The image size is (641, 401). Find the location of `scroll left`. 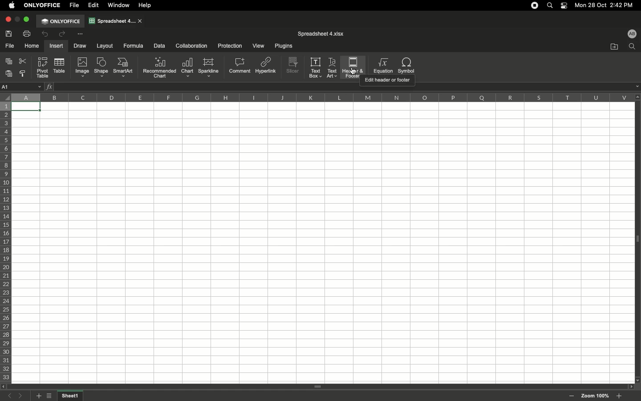

scroll left is located at coordinates (4, 387).